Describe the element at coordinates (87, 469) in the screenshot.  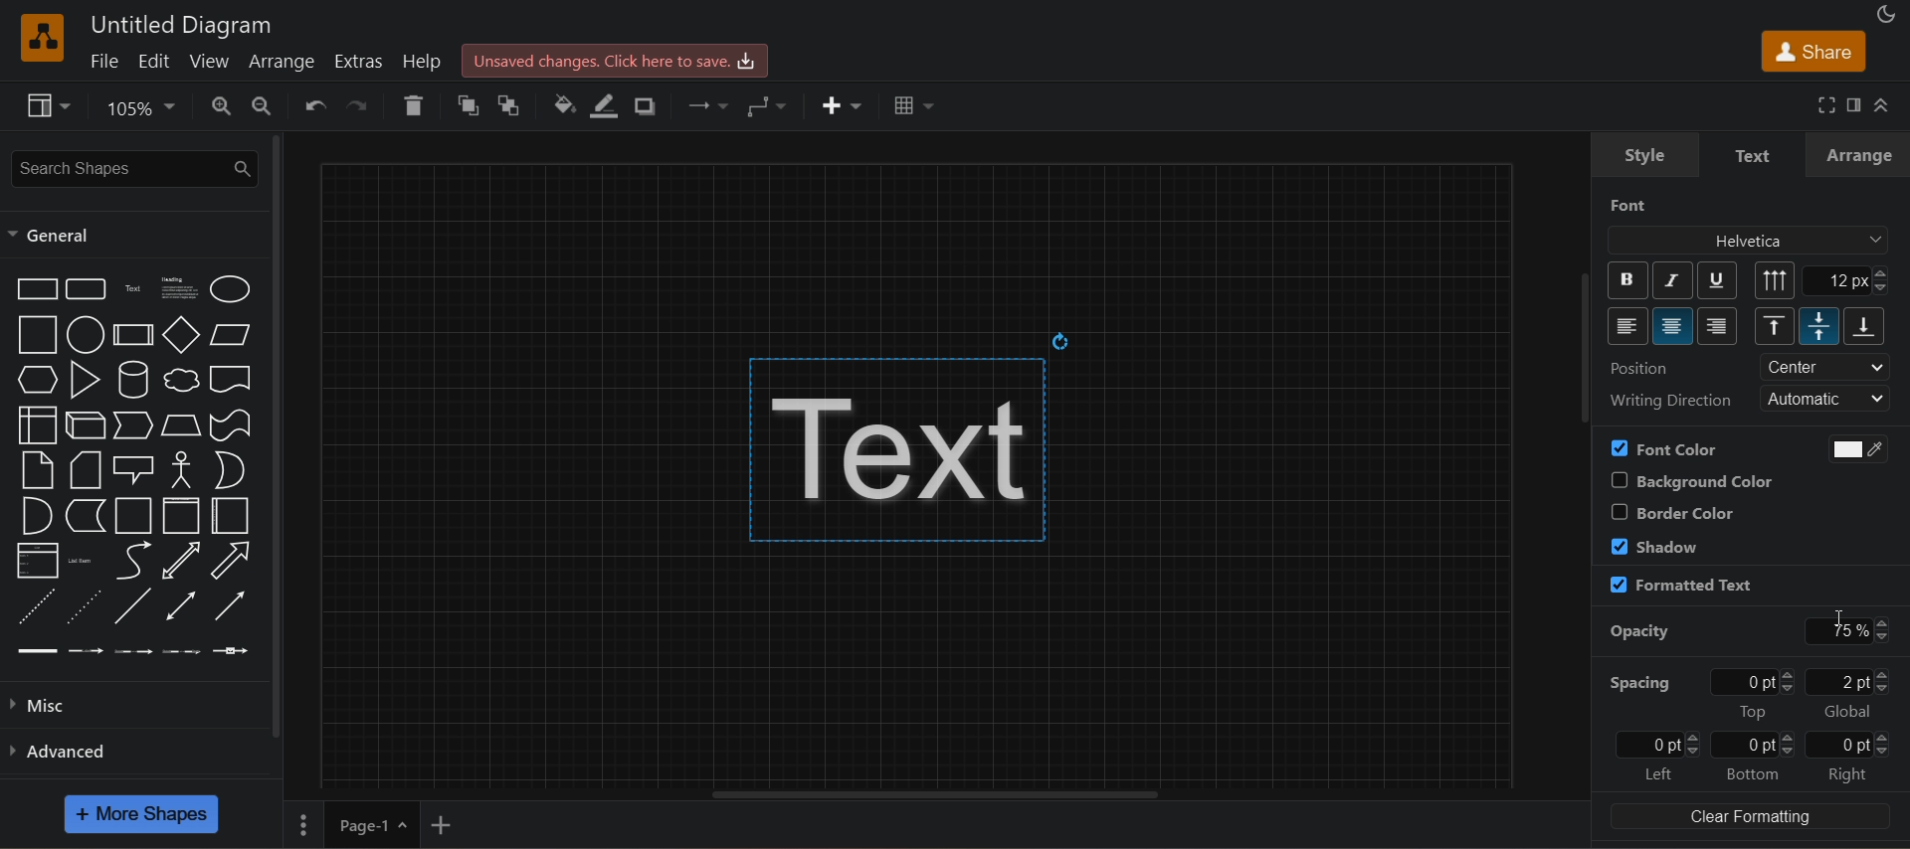
I see `card` at that location.